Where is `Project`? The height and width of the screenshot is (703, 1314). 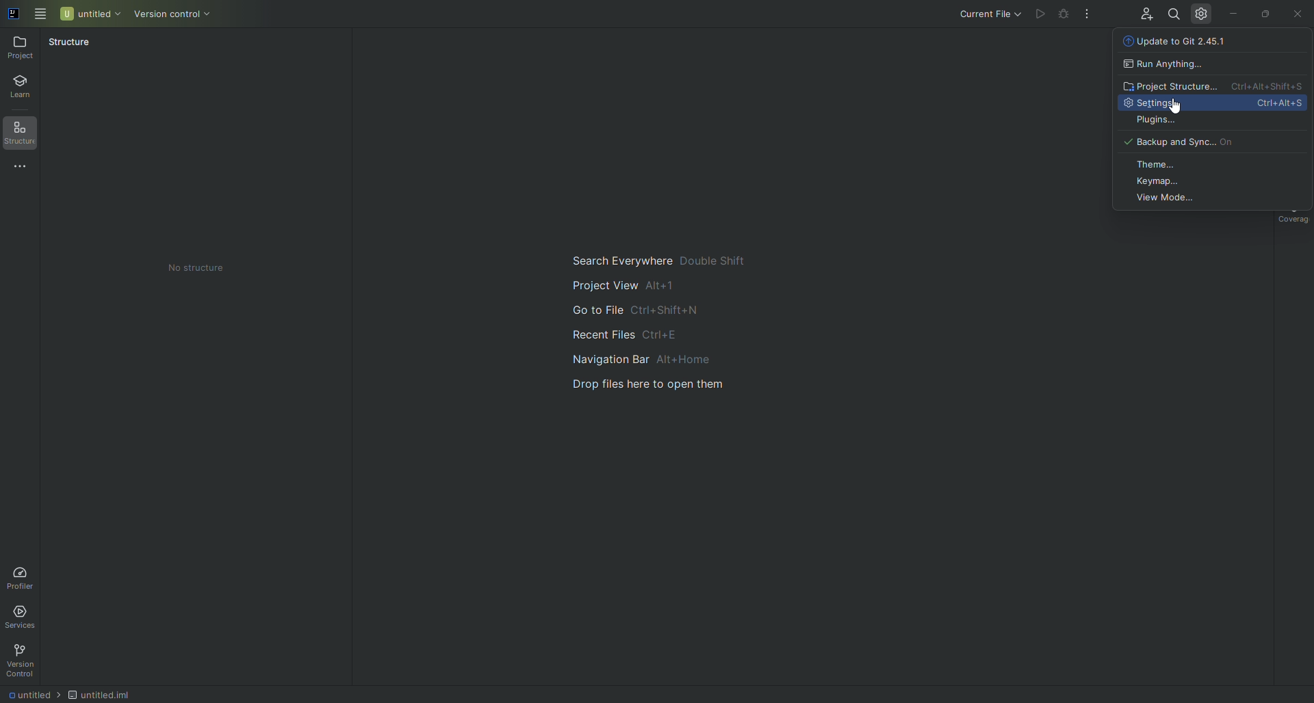 Project is located at coordinates (20, 49).